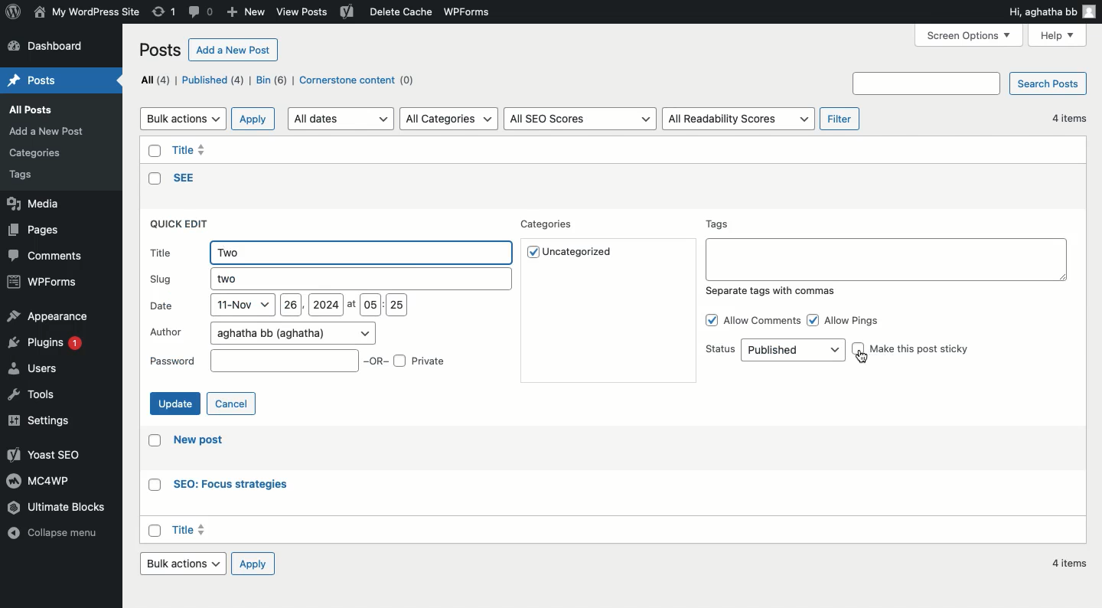 The width and height of the screenshot is (1102, 608). I want to click on Media, so click(36, 205).